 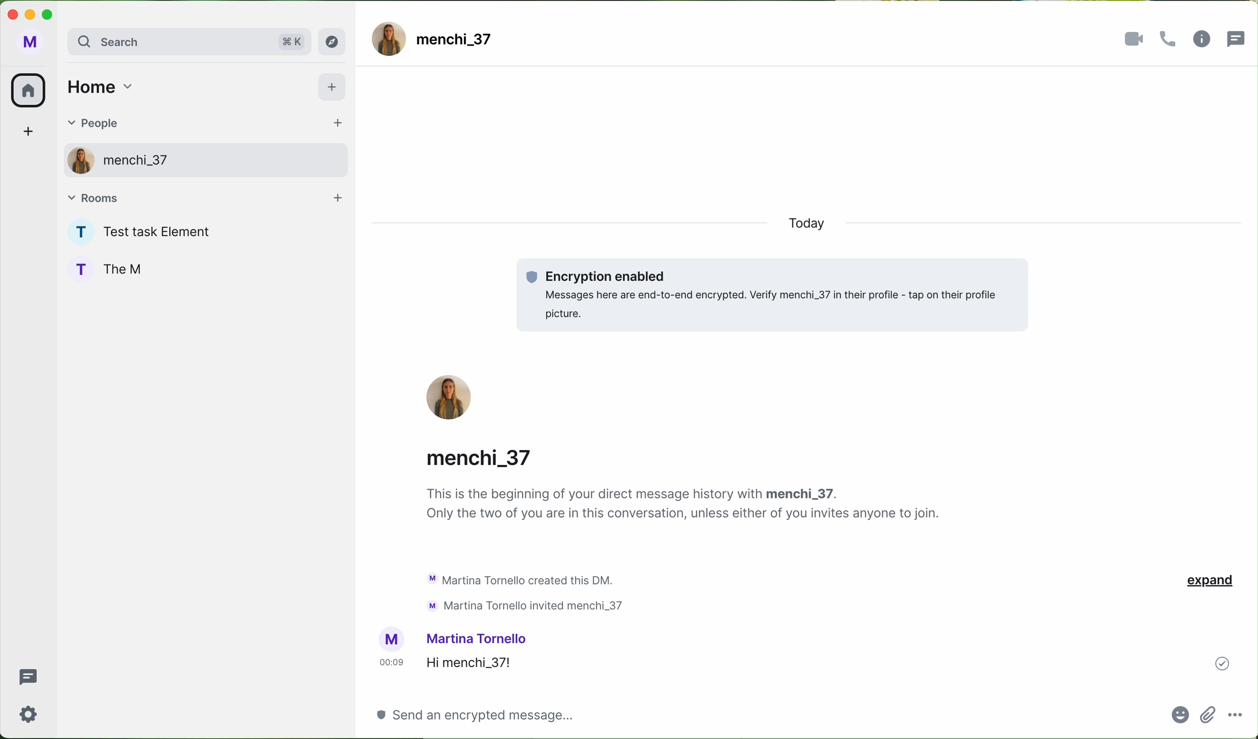 What do you see at coordinates (1239, 37) in the screenshot?
I see `threads` at bounding box center [1239, 37].